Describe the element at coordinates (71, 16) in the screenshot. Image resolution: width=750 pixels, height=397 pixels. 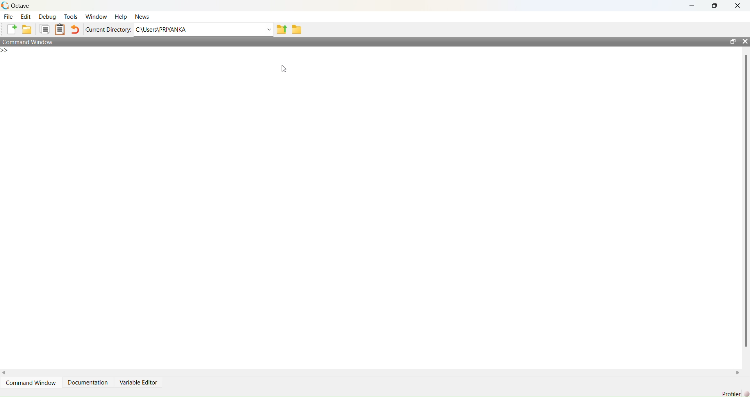
I see `Tools` at that location.